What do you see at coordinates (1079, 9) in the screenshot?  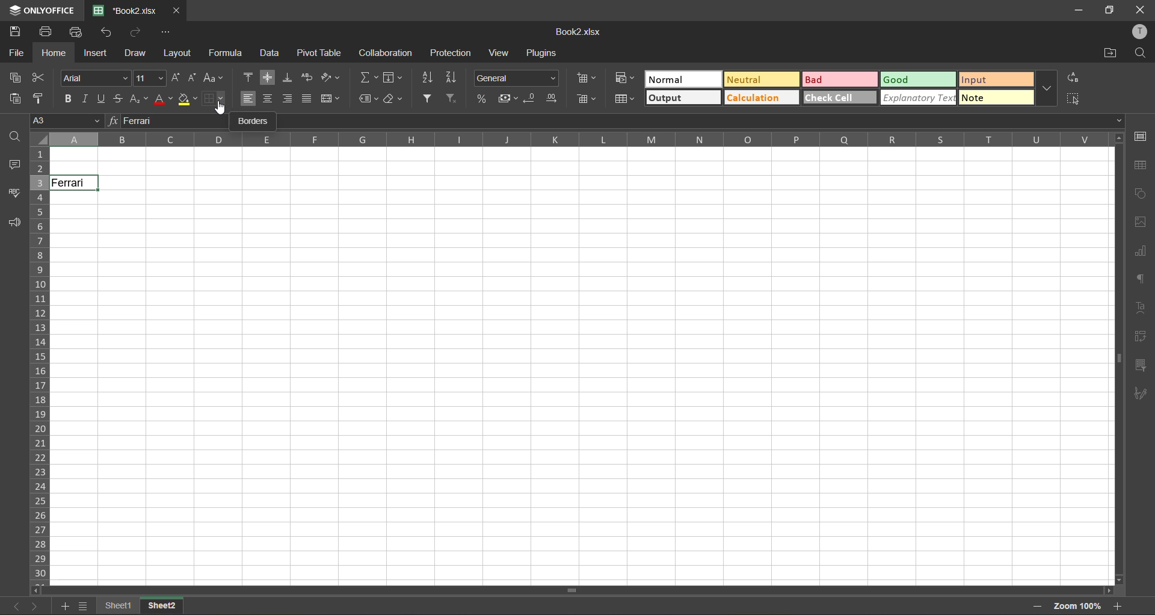 I see `minimize` at bounding box center [1079, 9].